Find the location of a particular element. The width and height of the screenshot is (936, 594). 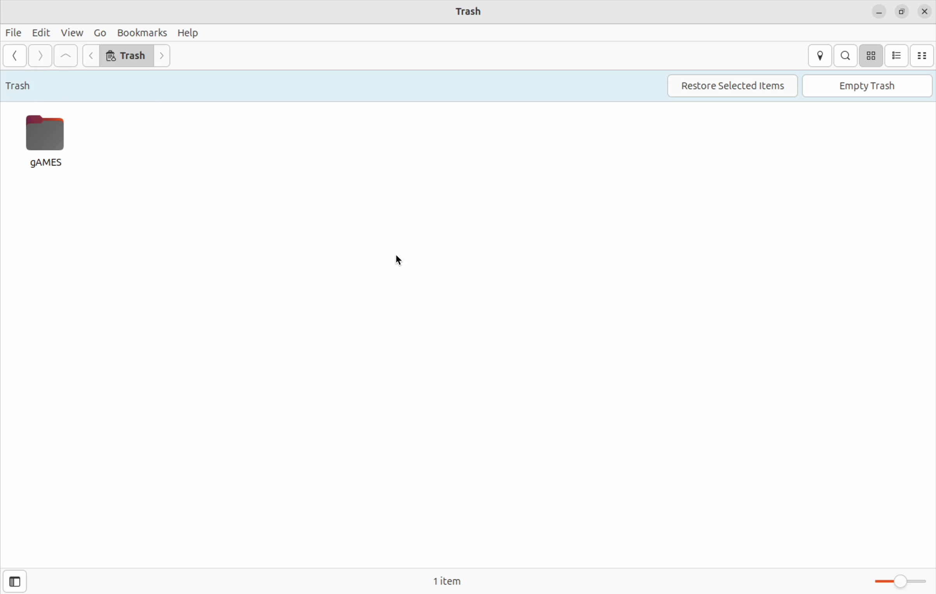

search is located at coordinates (845, 55).